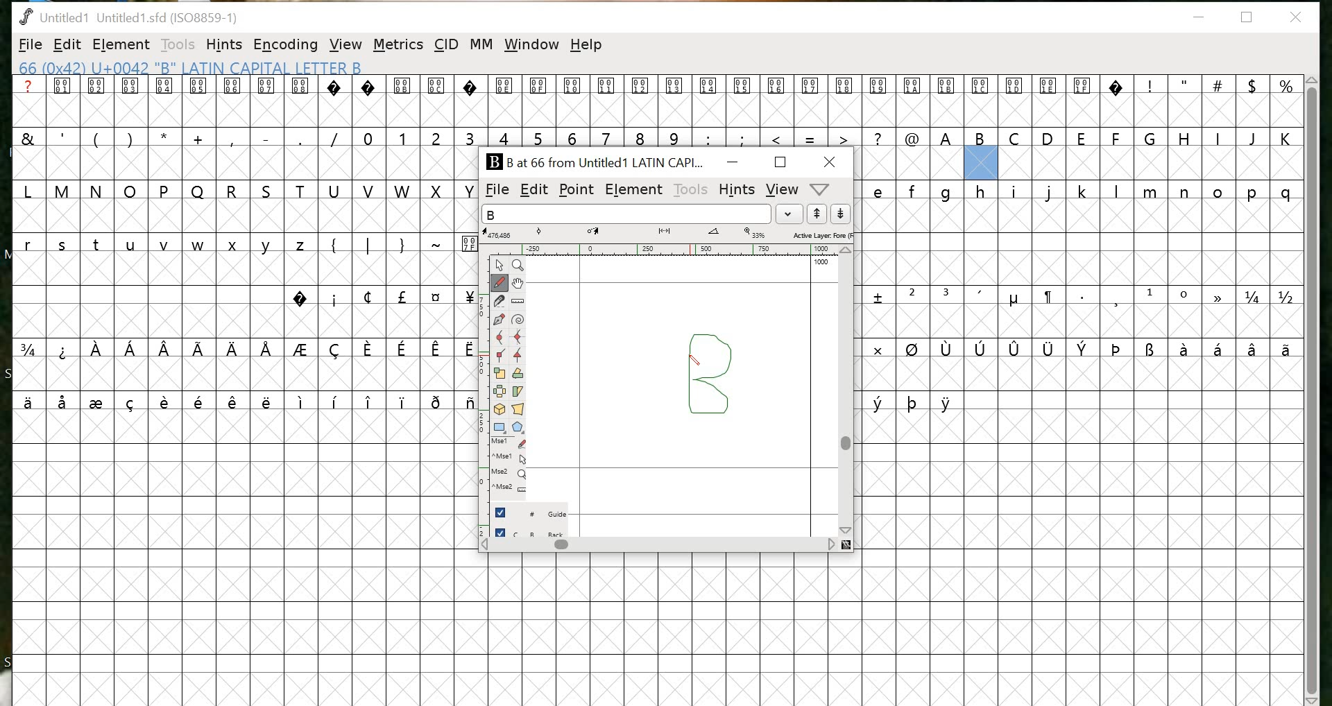 This screenshot has height=706, width=1332. Describe the element at coordinates (659, 250) in the screenshot. I see `ruler` at that location.